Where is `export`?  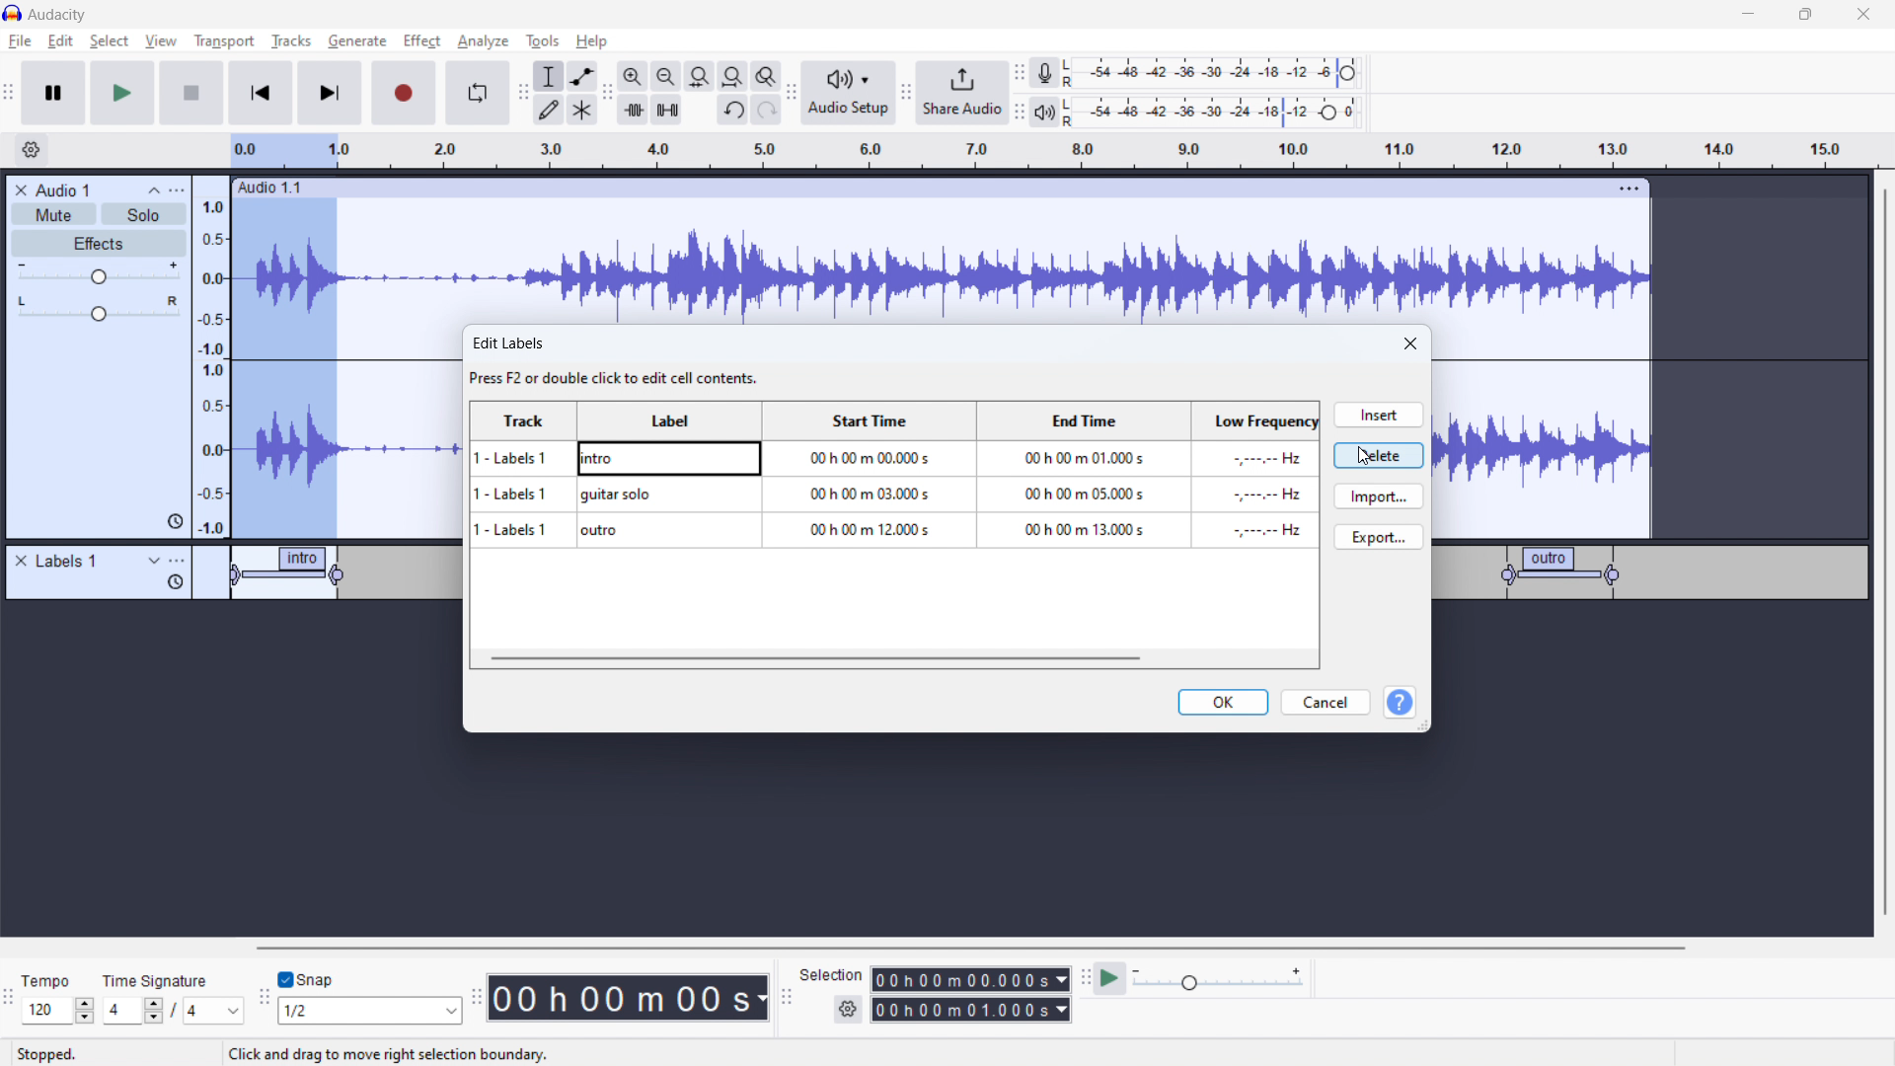 export is located at coordinates (1379, 536).